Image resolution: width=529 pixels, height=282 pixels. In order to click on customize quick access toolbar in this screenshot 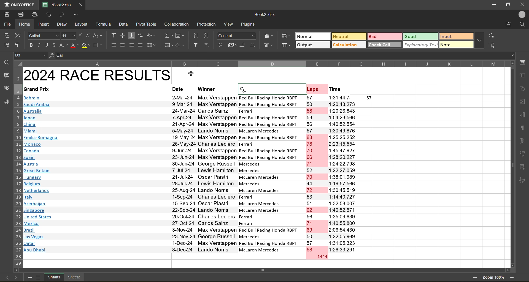, I will do `click(74, 15)`.